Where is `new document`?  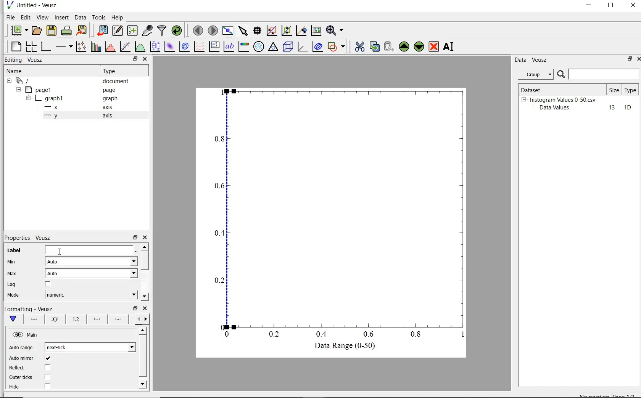
new document is located at coordinates (19, 30).